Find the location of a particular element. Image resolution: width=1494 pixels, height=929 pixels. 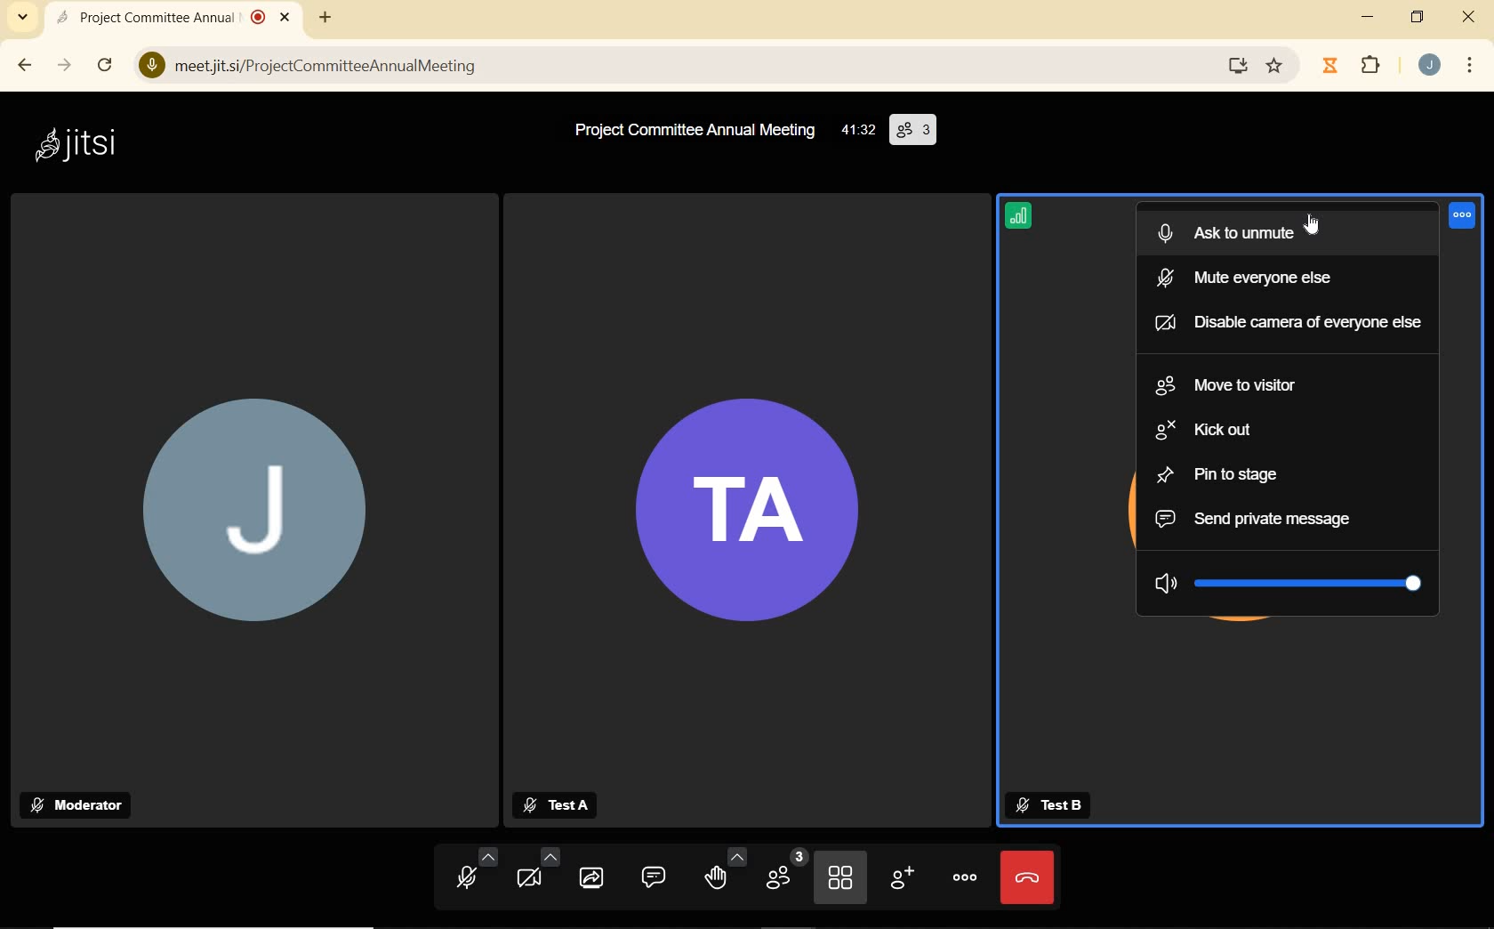

41:18 is located at coordinates (856, 132).